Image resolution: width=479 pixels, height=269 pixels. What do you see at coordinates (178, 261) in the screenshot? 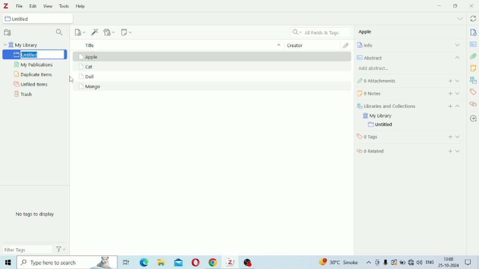
I see `` at bounding box center [178, 261].